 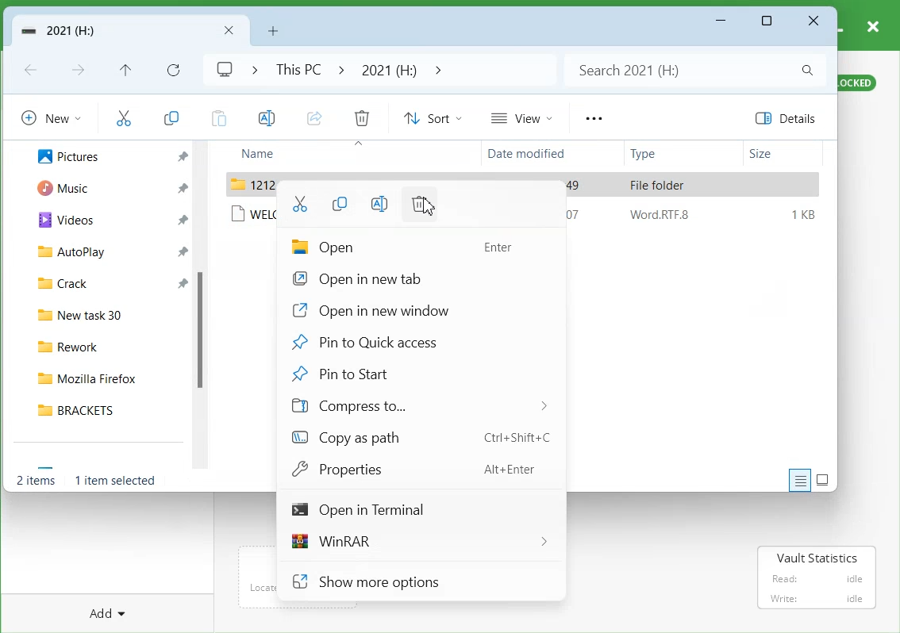 What do you see at coordinates (182, 218) in the screenshot?
I see `Pin a file` at bounding box center [182, 218].